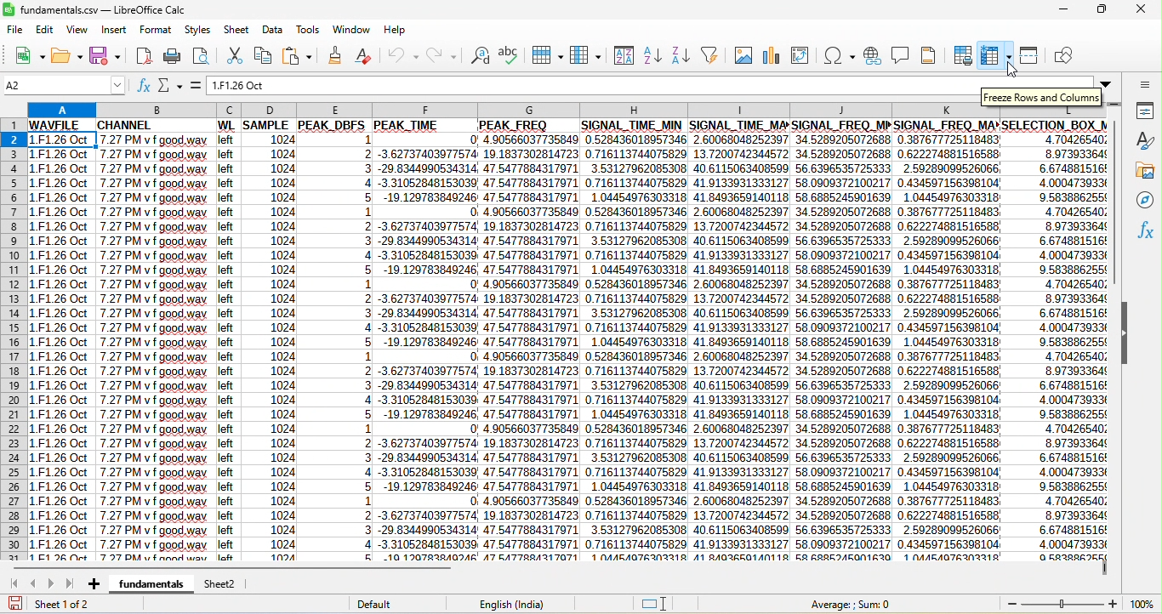  Describe the element at coordinates (1147, 235) in the screenshot. I see `function` at that location.